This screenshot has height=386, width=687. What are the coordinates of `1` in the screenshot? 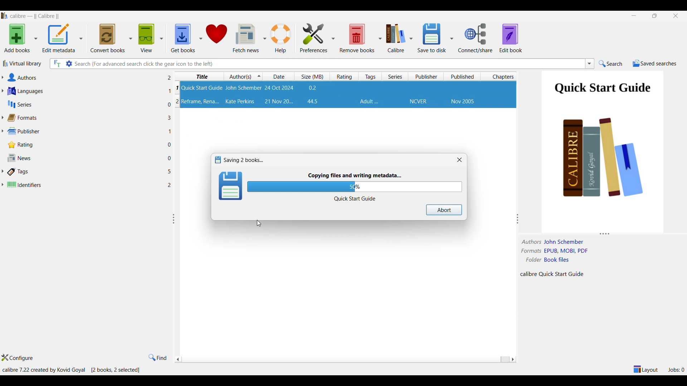 It's located at (177, 89).